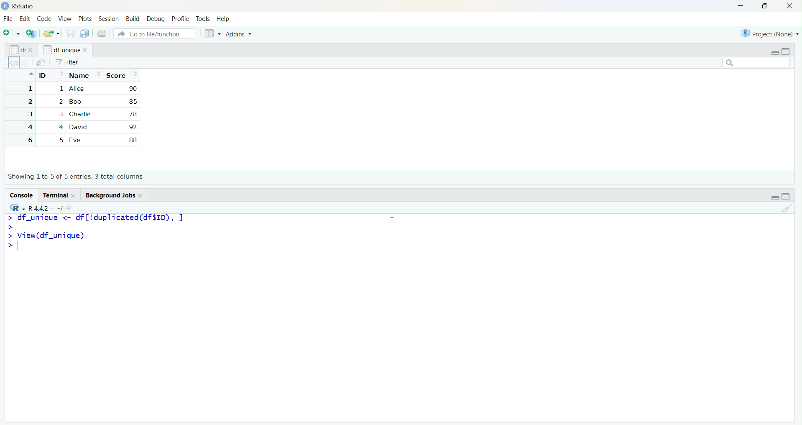 Image resolution: width=802 pixels, height=425 pixels. I want to click on Plots, so click(85, 19).